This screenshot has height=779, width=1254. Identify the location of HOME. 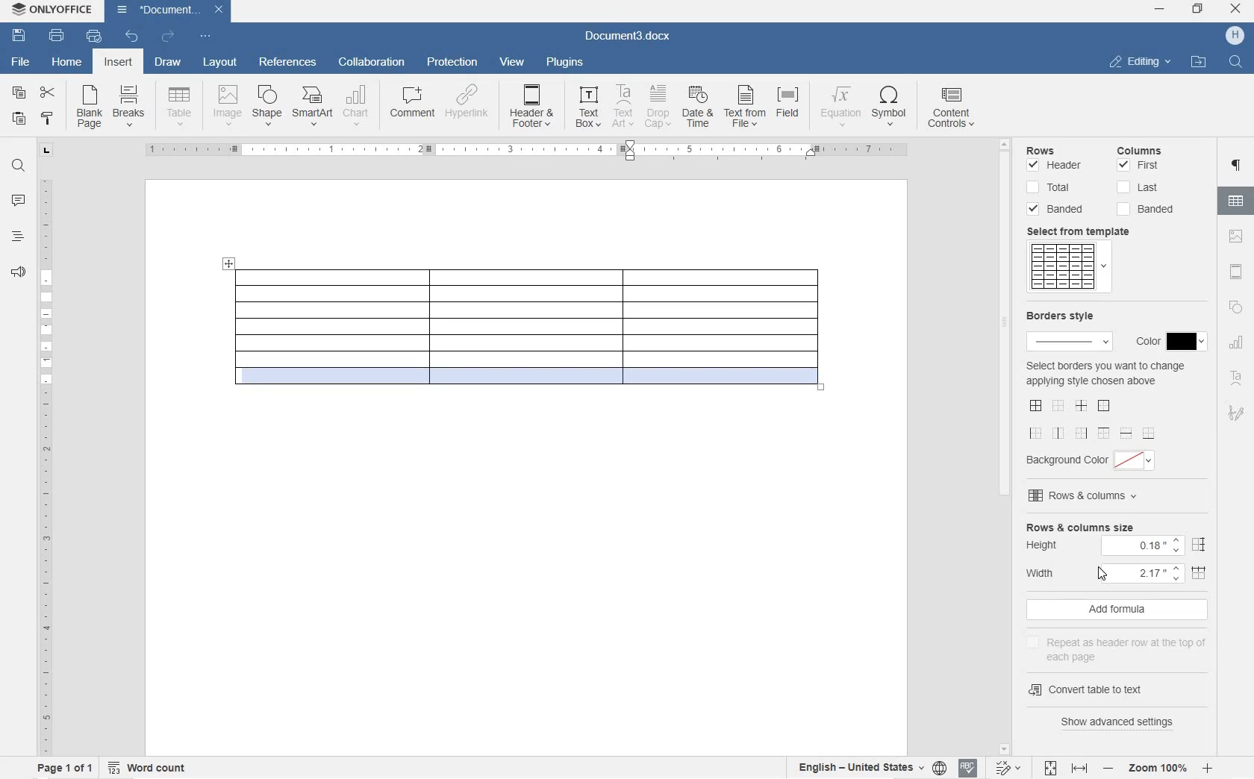
(66, 60).